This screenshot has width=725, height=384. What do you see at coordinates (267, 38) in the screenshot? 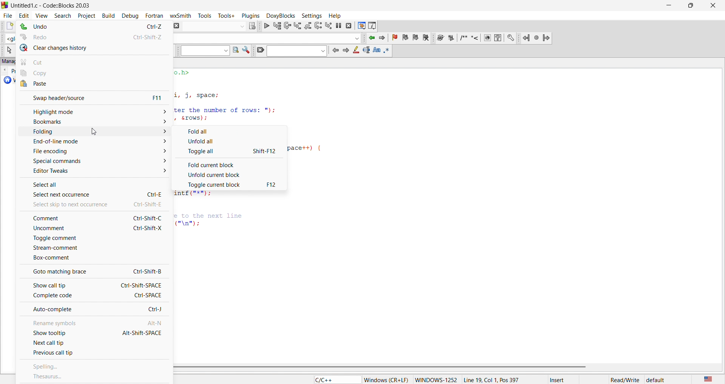
I see `function select` at bounding box center [267, 38].